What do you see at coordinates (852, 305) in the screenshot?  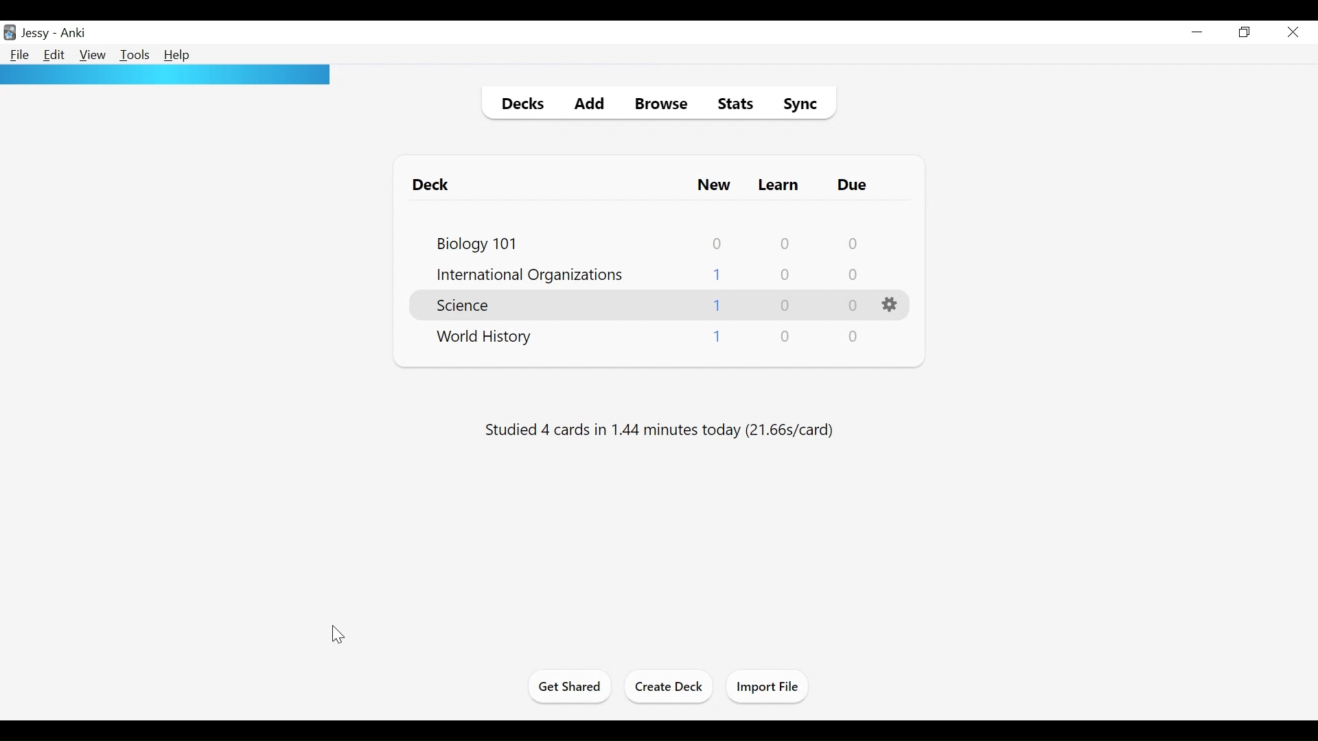 I see `Due Cards Count` at bounding box center [852, 305].